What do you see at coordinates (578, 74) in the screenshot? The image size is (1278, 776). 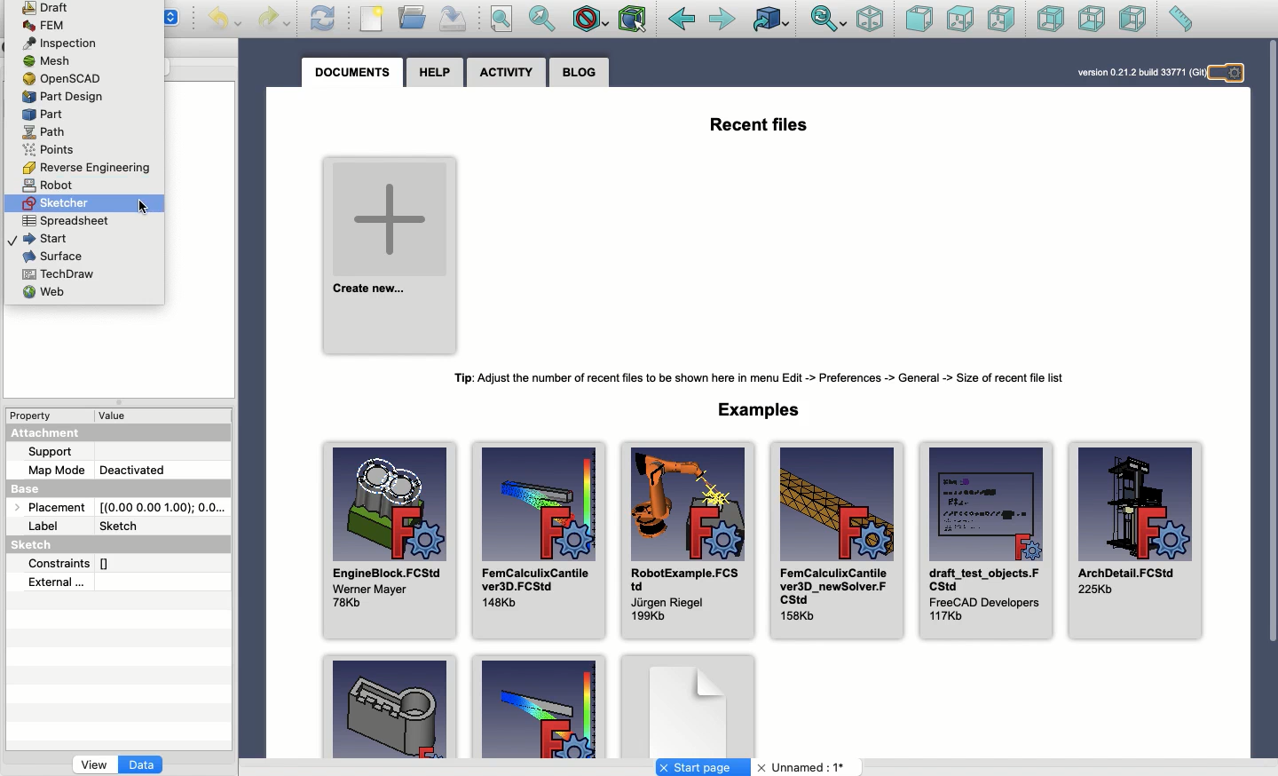 I see `Blog` at bounding box center [578, 74].